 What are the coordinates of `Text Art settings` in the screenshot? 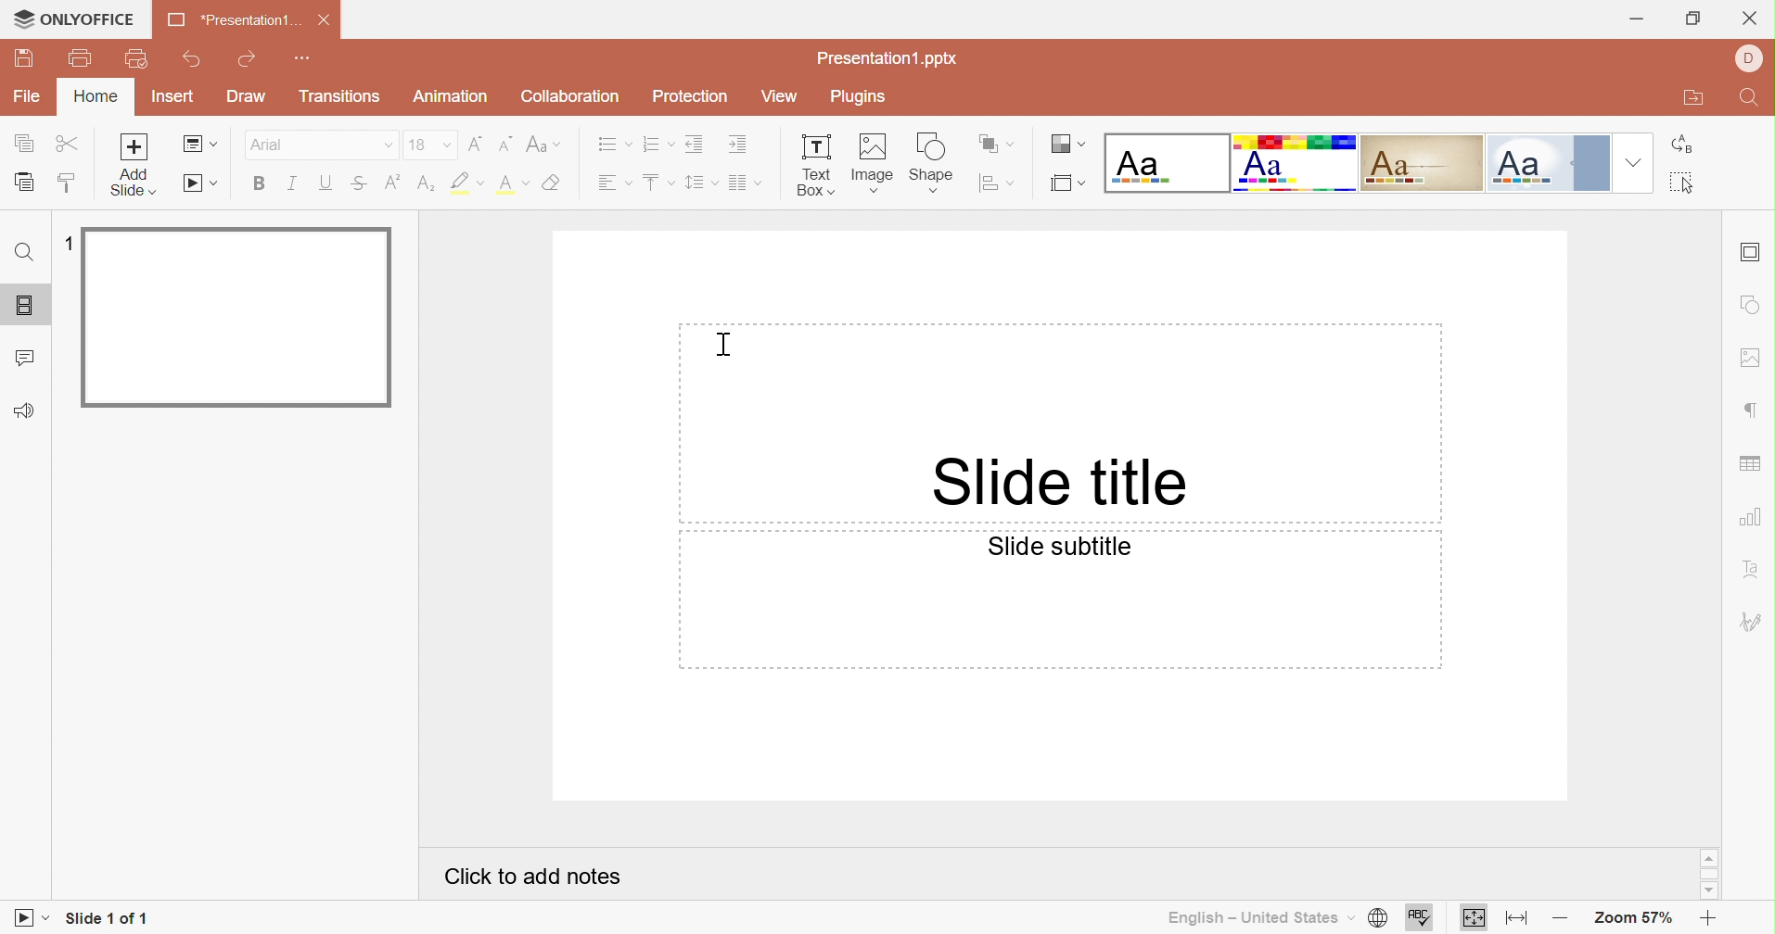 It's located at (1755, 569).